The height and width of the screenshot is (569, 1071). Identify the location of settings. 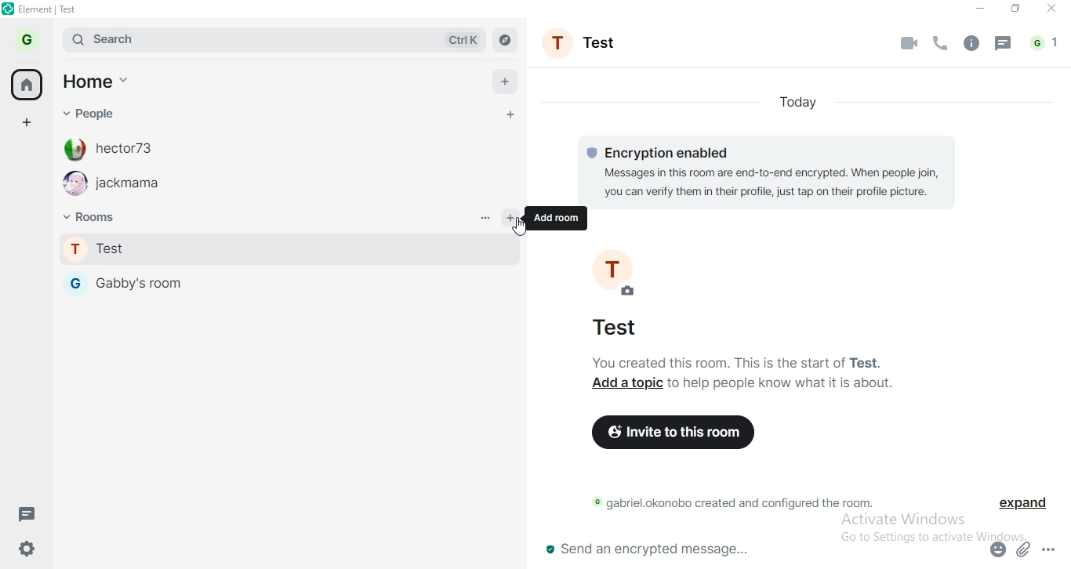
(31, 553).